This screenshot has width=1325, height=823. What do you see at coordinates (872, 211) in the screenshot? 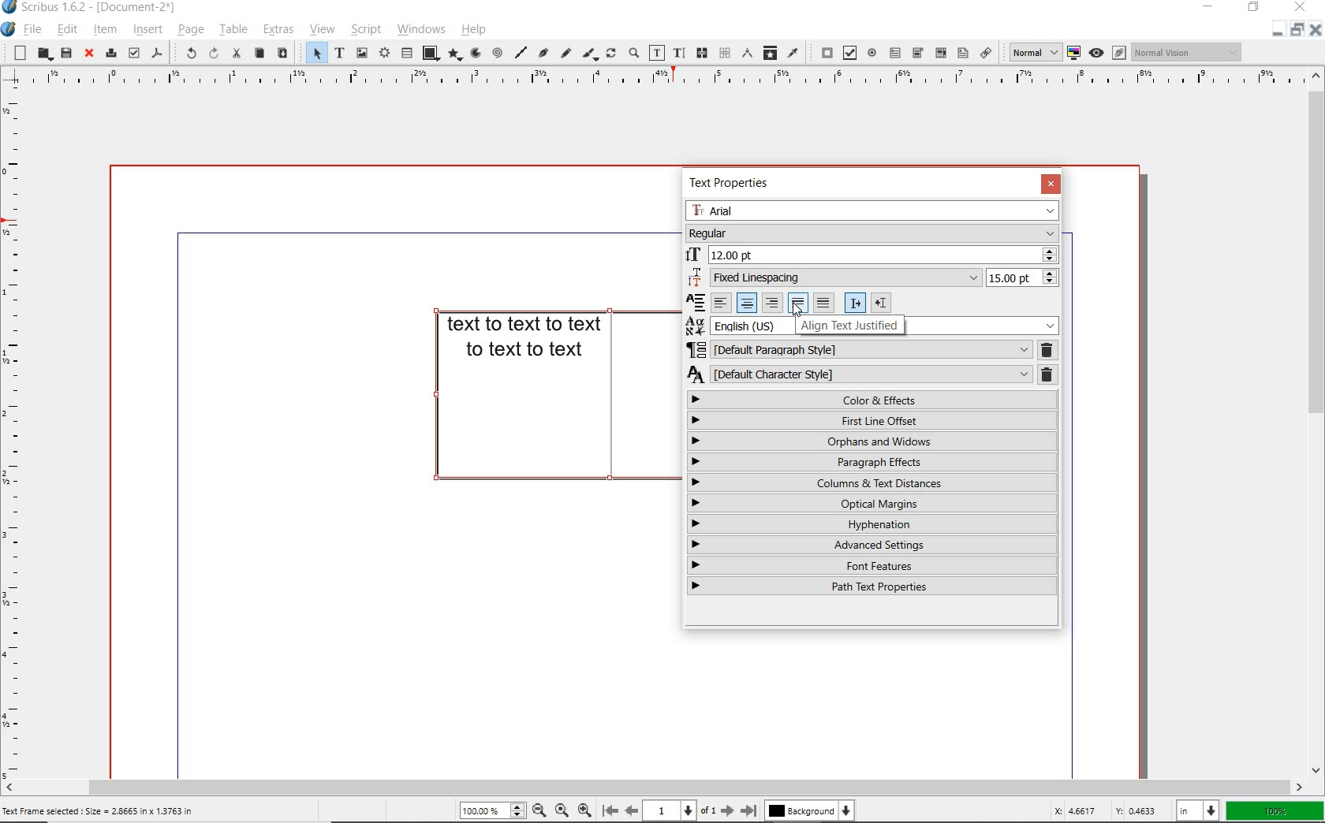
I see `FONT FAMILY` at bounding box center [872, 211].